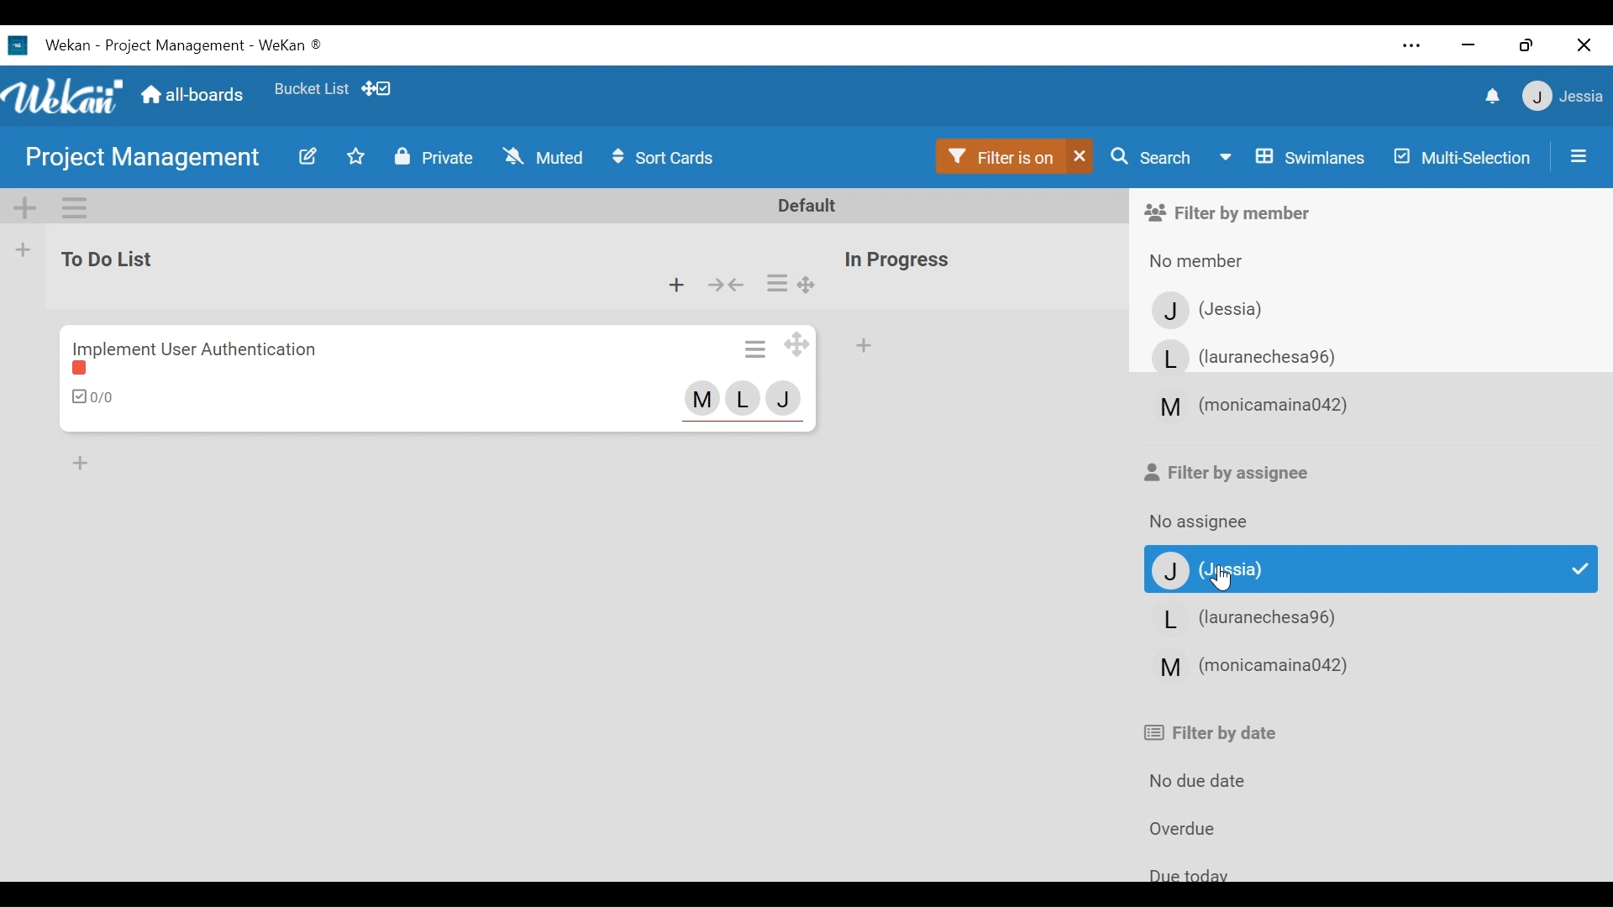  I want to click on Member, so click(1271, 621).